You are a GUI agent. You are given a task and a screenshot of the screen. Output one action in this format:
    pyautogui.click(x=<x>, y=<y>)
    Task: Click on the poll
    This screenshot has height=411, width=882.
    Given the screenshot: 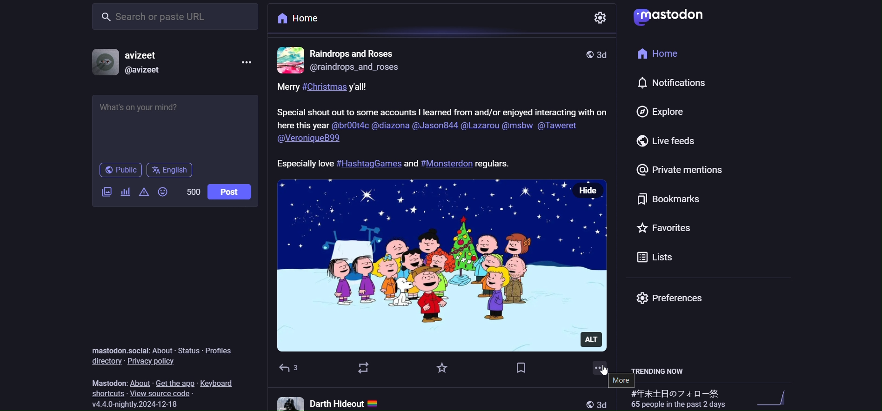 What is the action you would take?
    pyautogui.click(x=124, y=191)
    